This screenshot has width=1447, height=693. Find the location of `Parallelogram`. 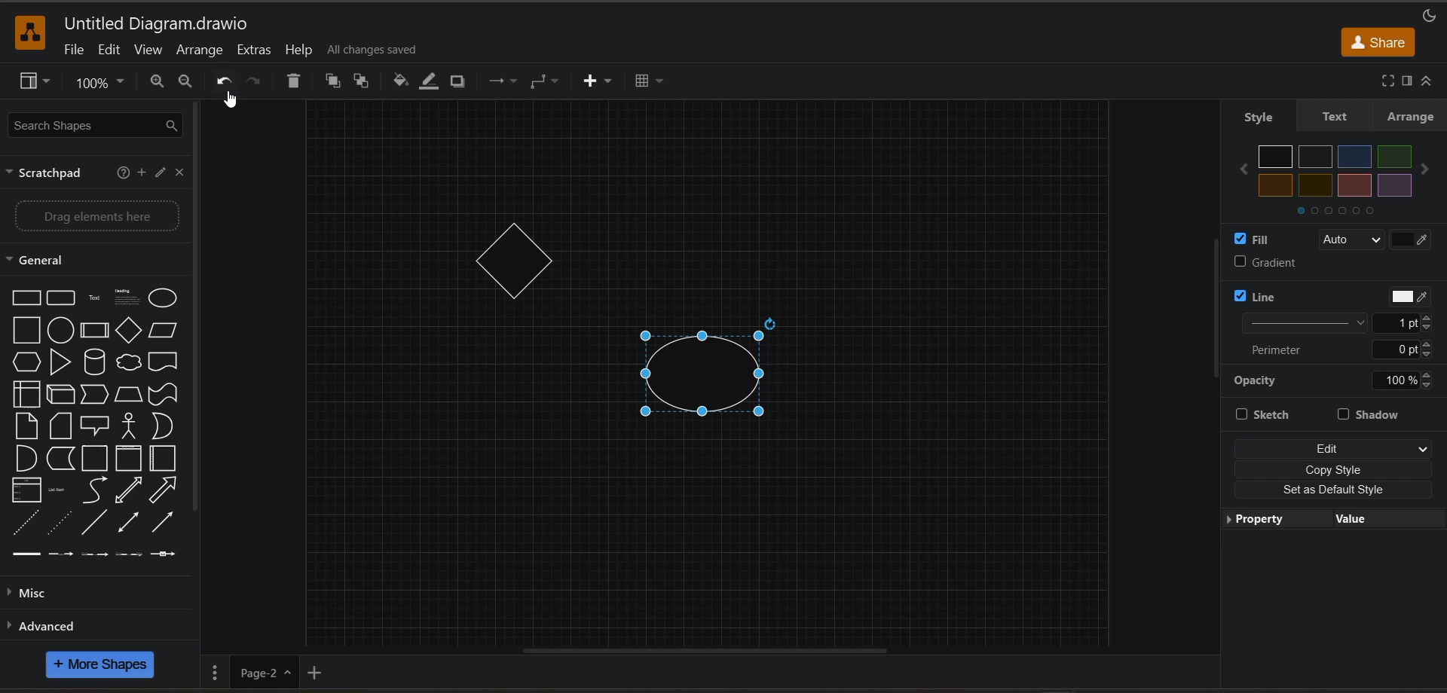

Parallelogram is located at coordinates (164, 329).